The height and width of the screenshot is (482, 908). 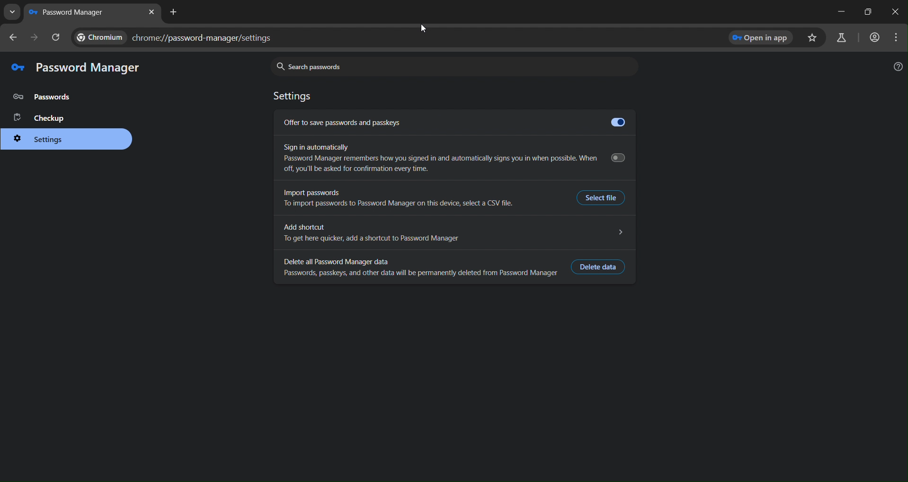 What do you see at coordinates (899, 66) in the screenshot?
I see `help` at bounding box center [899, 66].